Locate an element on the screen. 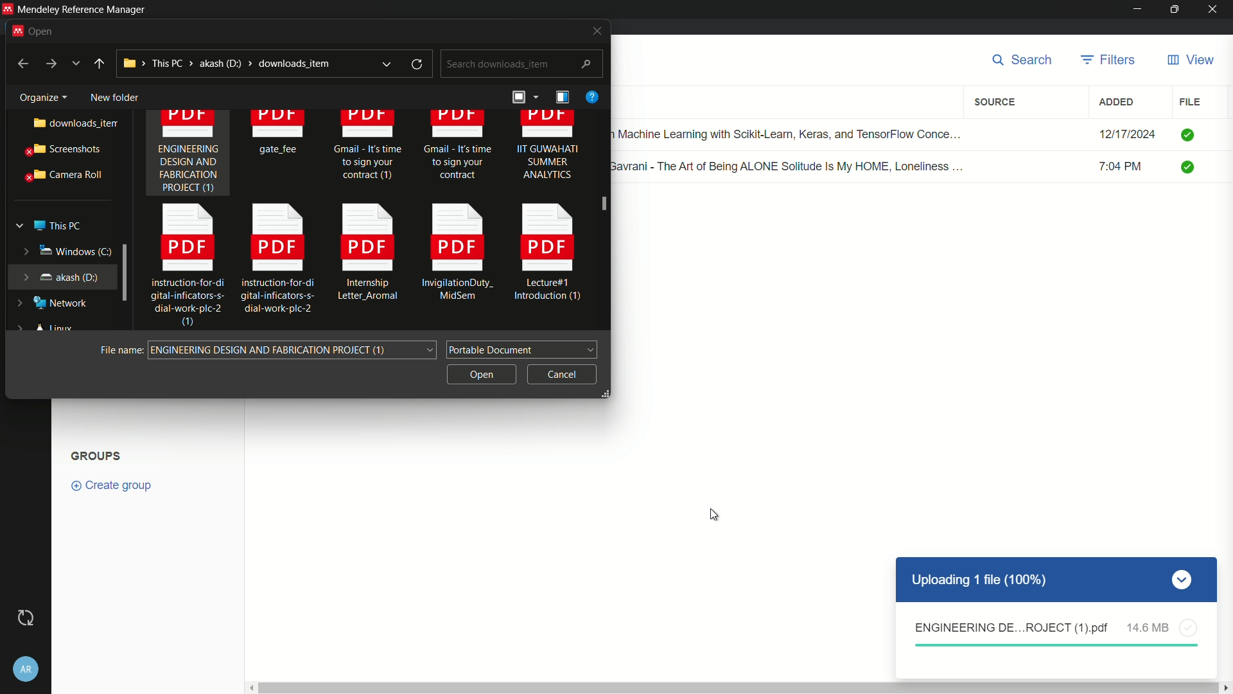 The height and width of the screenshot is (694, 1233). close is located at coordinates (1216, 10).